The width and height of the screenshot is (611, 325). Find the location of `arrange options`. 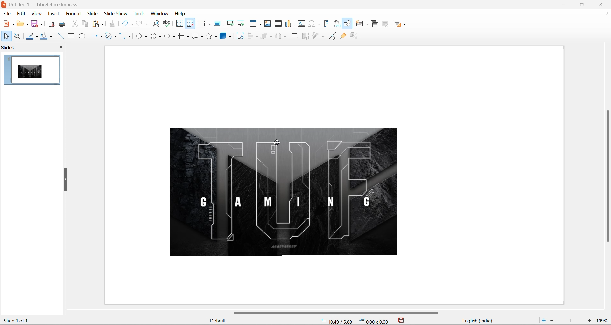

arrange options is located at coordinates (272, 37).